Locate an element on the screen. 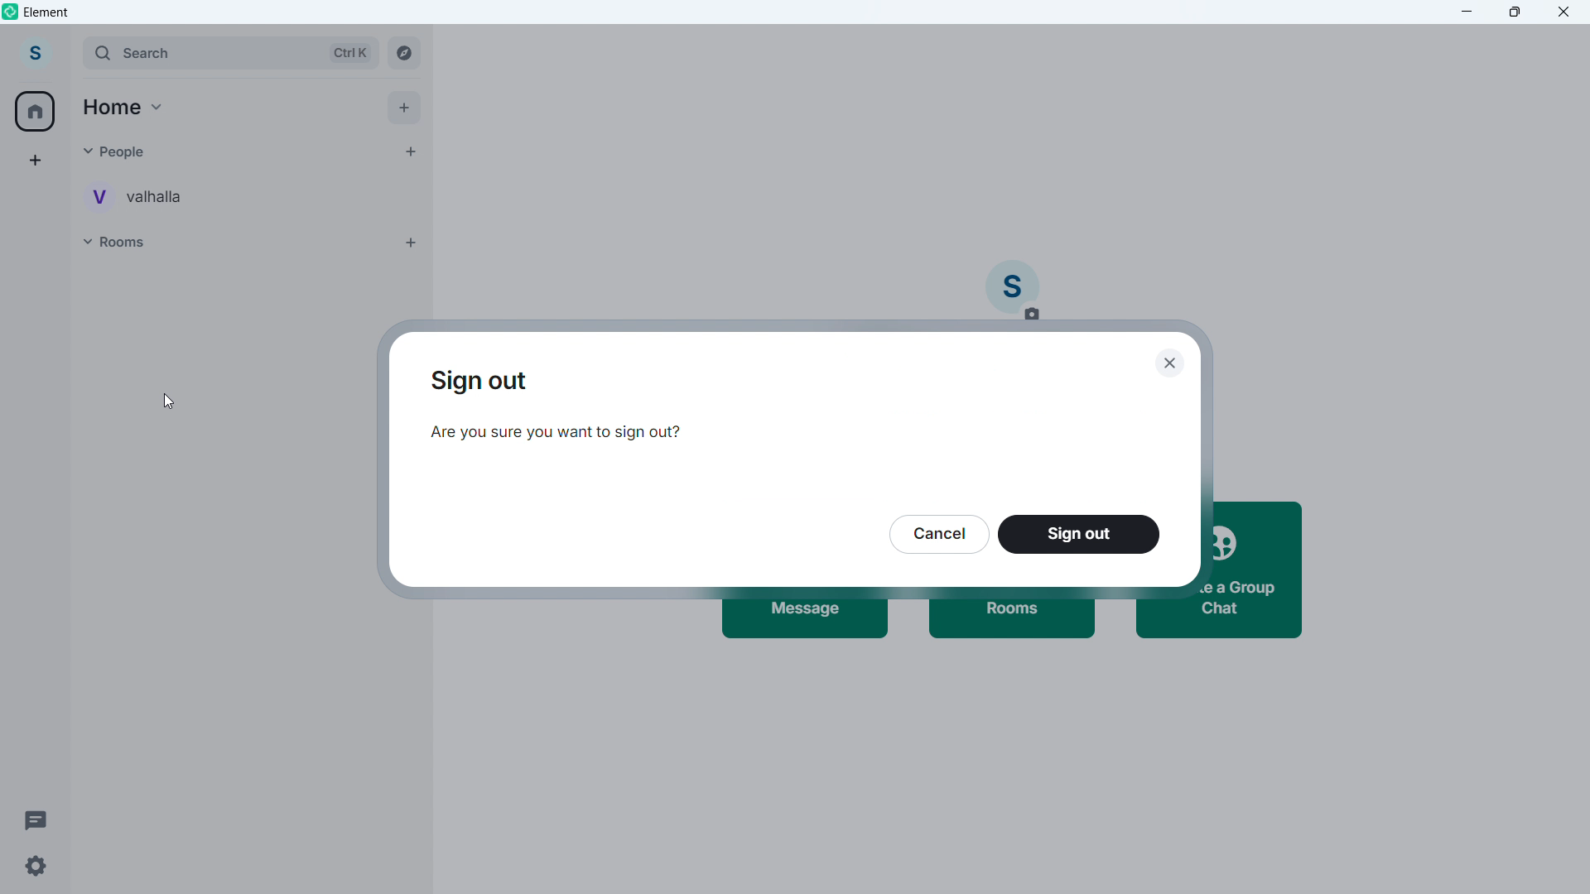 The height and width of the screenshot is (894, 1590). account is located at coordinates (36, 54).